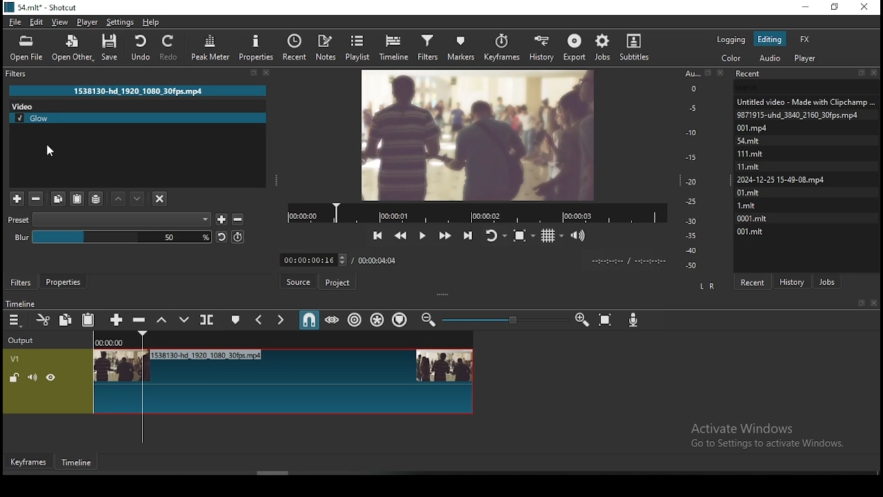  I want to click on Filter, so click(143, 74).